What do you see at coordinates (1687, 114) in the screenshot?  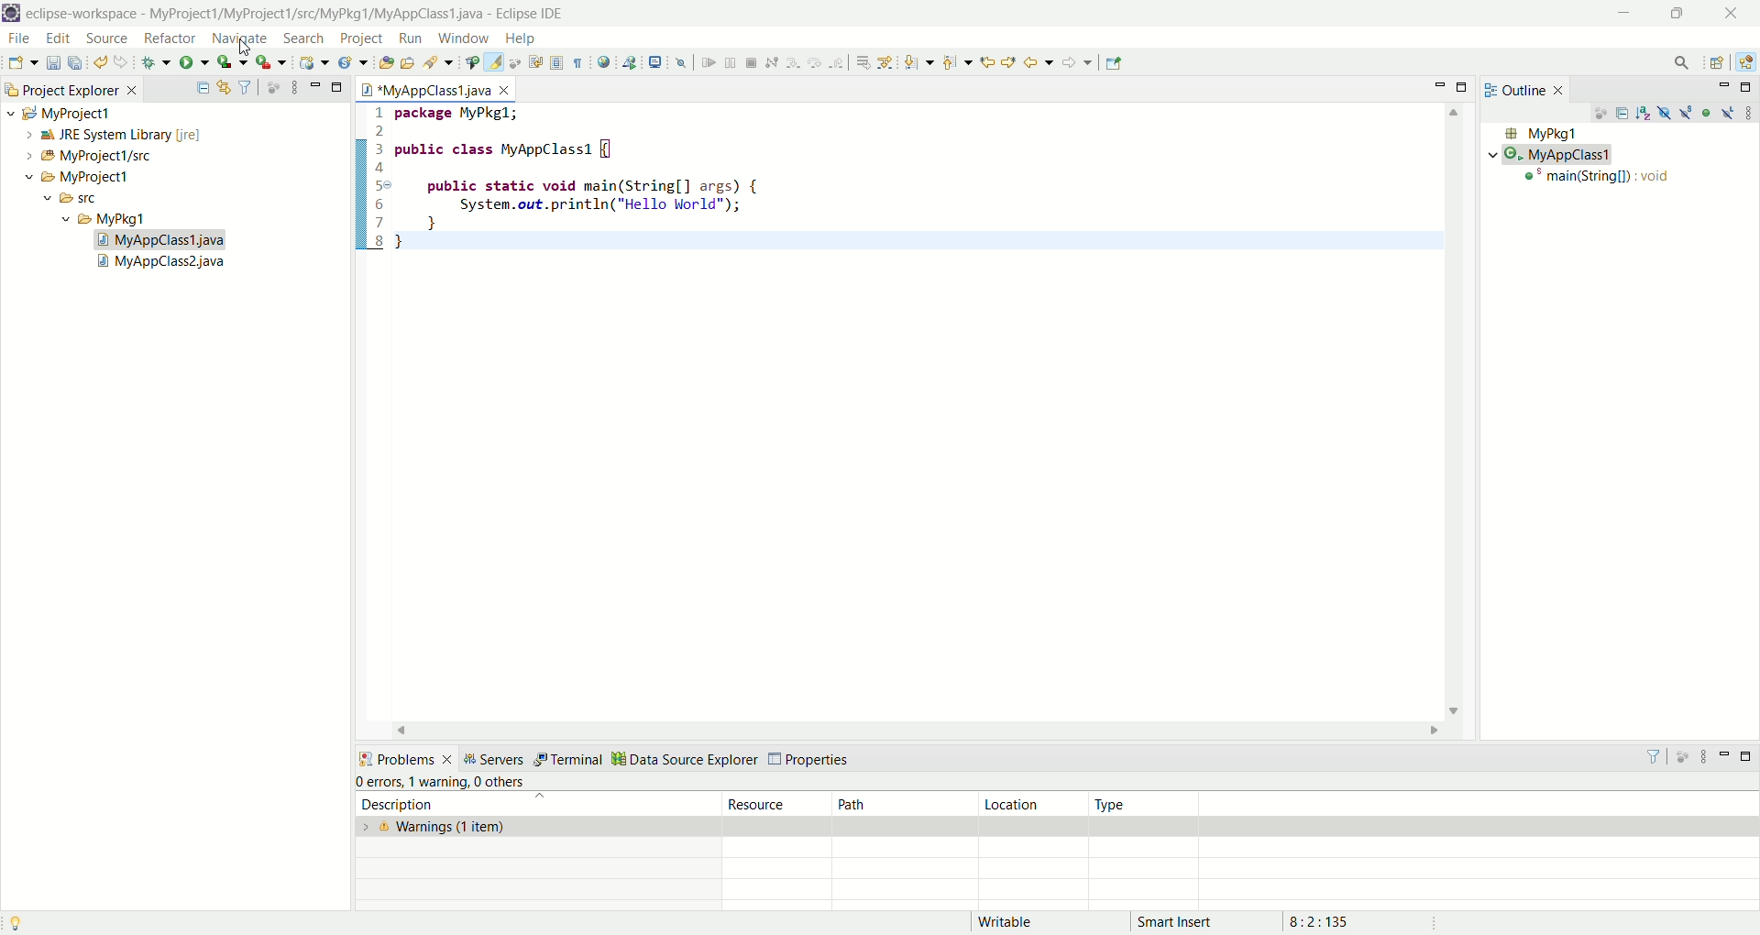 I see `hide static fields and methods` at bounding box center [1687, 114].